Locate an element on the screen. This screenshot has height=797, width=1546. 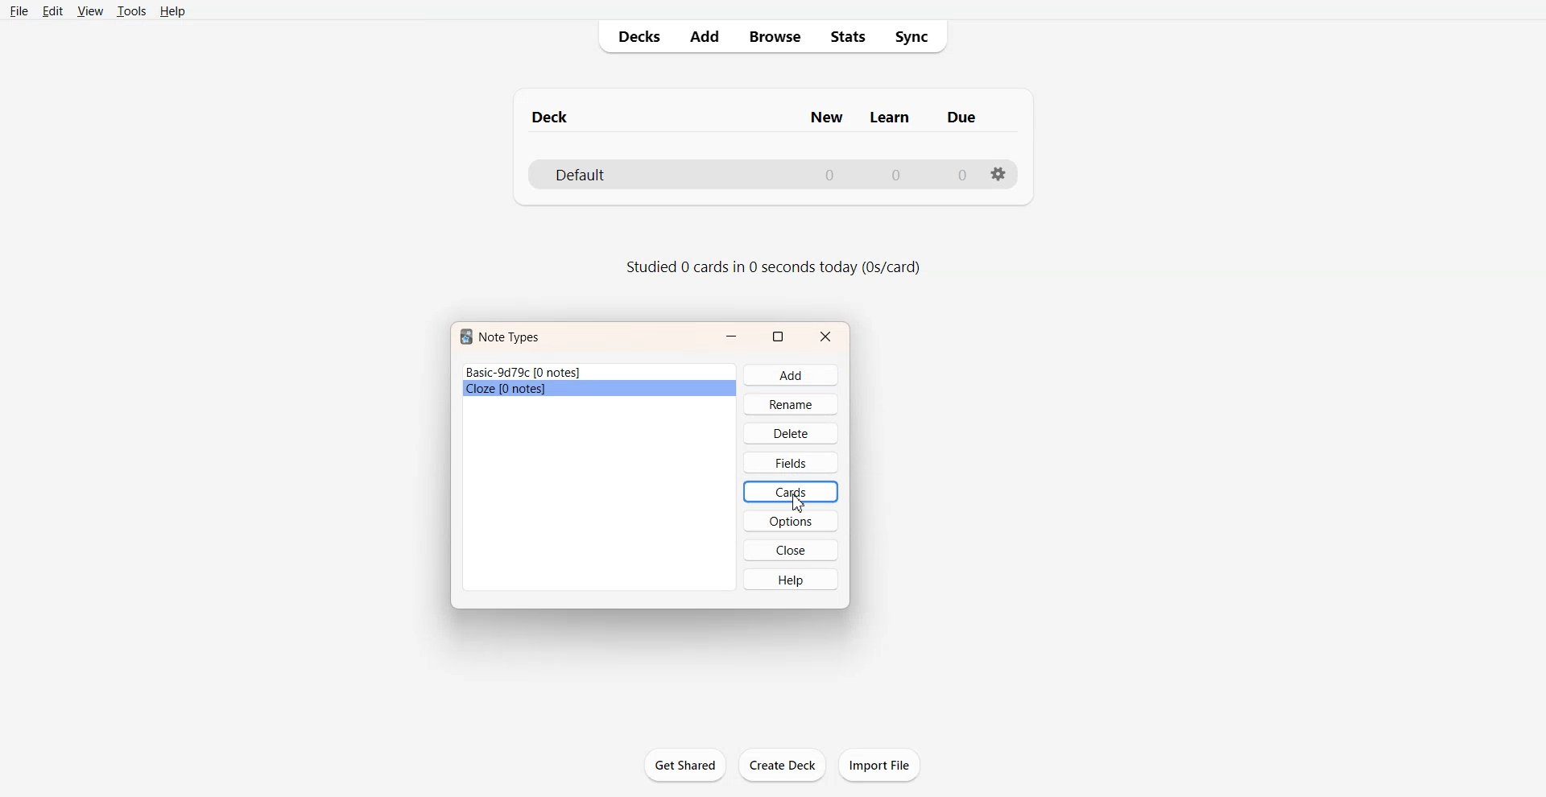
Decks is located at coordinates (634, 36).